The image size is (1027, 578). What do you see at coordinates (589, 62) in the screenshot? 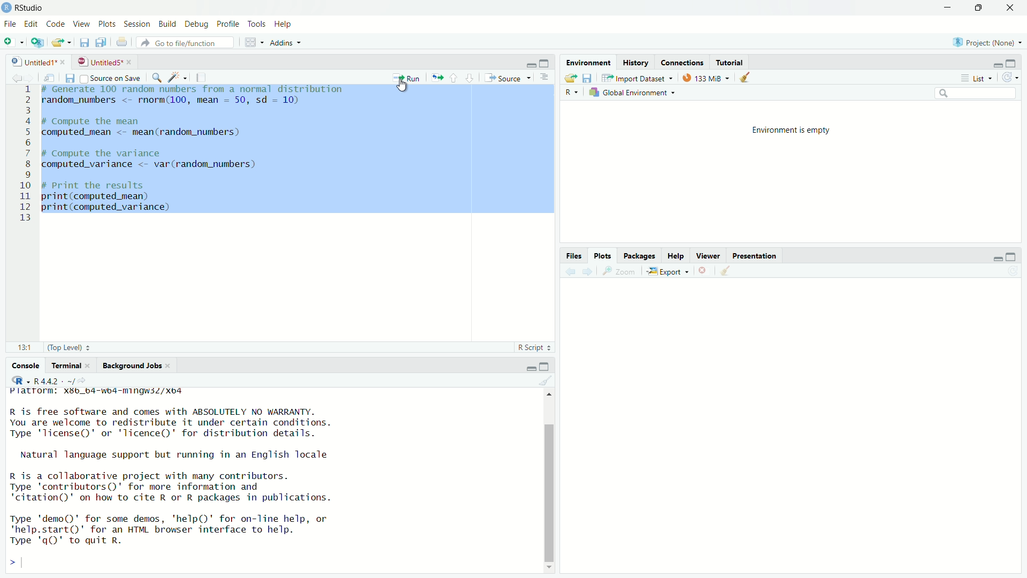
I see `environment` at bounding box center [589, 62].